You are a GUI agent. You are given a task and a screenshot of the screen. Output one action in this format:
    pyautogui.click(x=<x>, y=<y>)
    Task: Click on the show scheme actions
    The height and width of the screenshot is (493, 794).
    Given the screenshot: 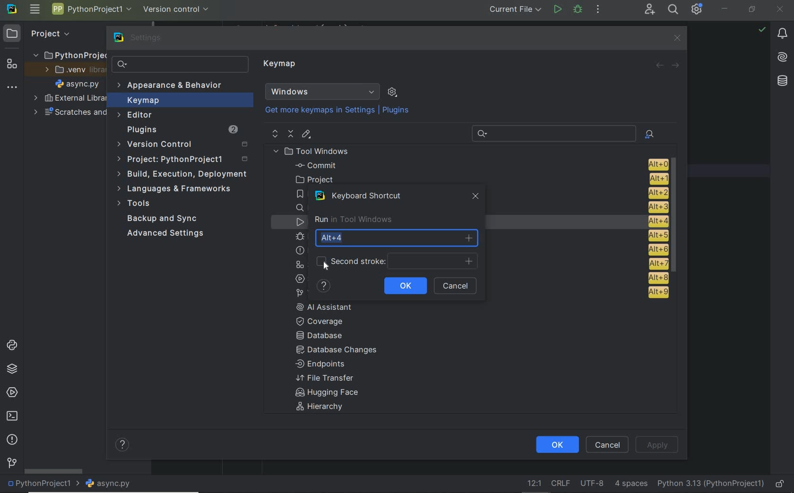 What is the action you would take?
    pyautogui.click(x=392, y=92)
    